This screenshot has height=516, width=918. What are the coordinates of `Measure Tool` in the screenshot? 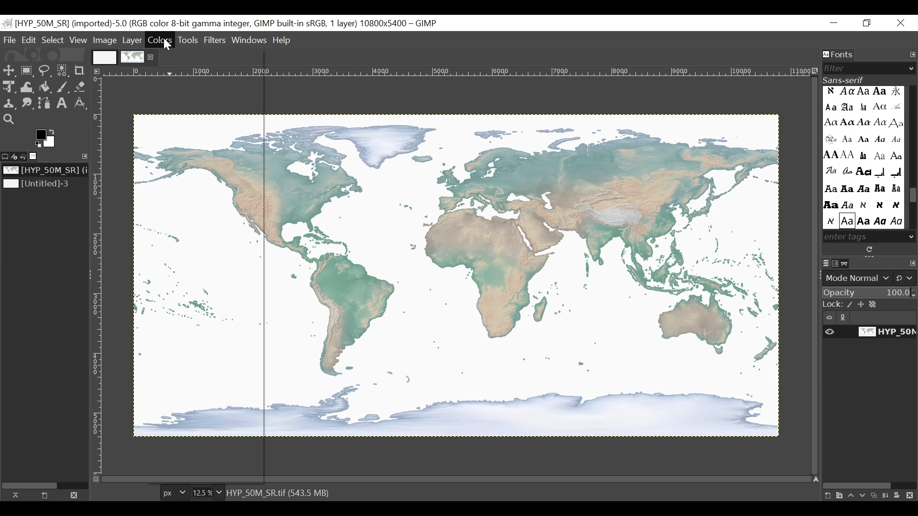 It's located at (79, 103).